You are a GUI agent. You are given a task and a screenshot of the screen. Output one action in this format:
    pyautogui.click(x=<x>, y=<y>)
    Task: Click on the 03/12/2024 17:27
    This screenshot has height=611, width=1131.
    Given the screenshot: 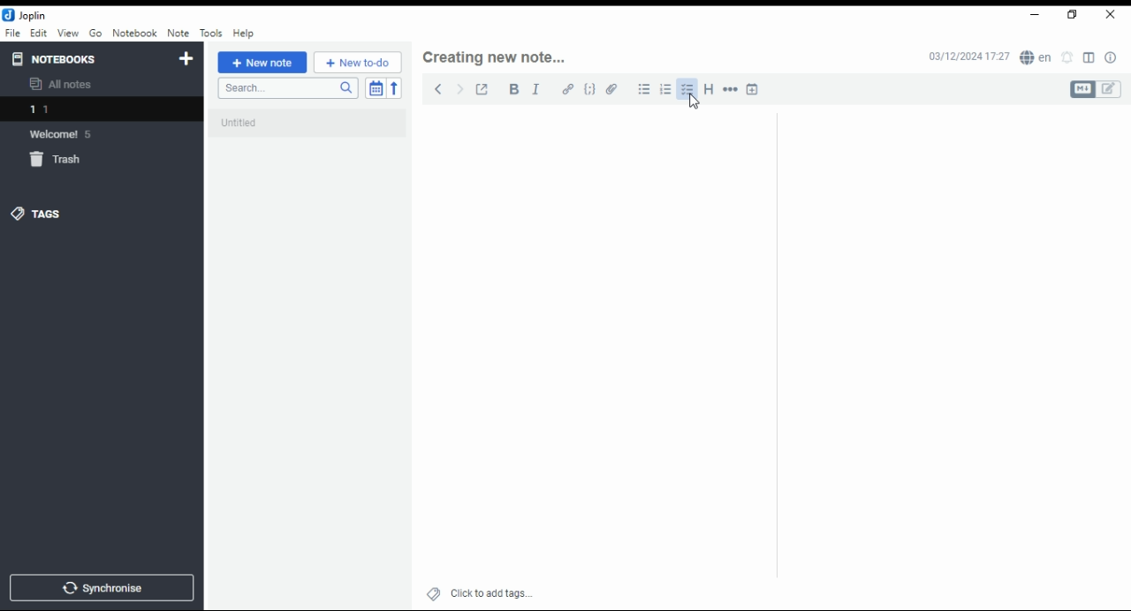 What is the action you would take?
    pyautogui.click(x=968, y=57)
    